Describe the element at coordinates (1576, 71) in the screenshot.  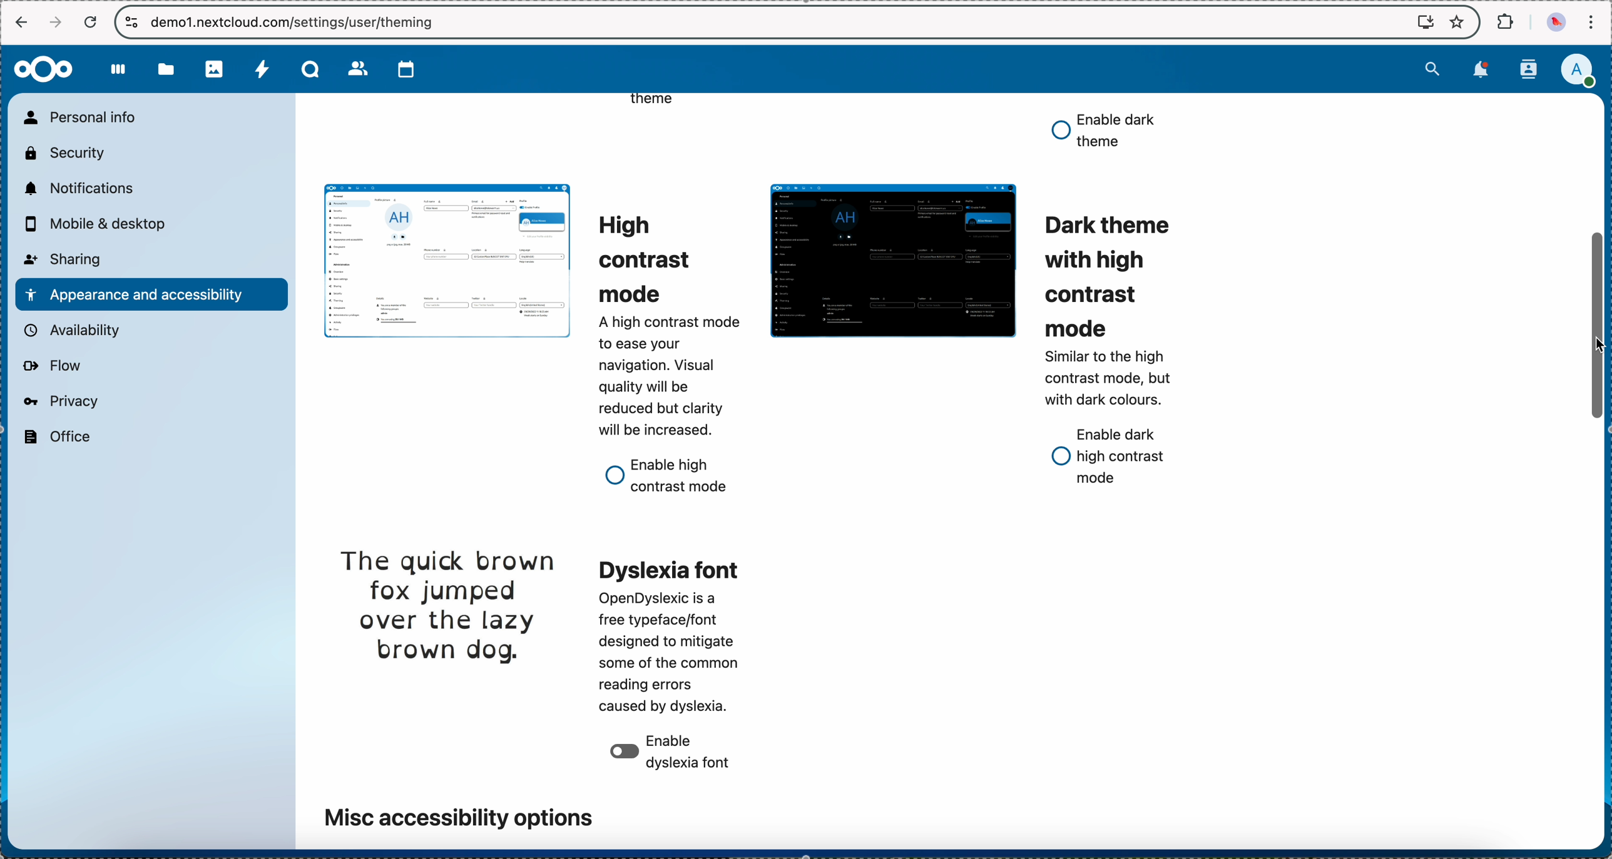
I see `click on user profile` at that location.